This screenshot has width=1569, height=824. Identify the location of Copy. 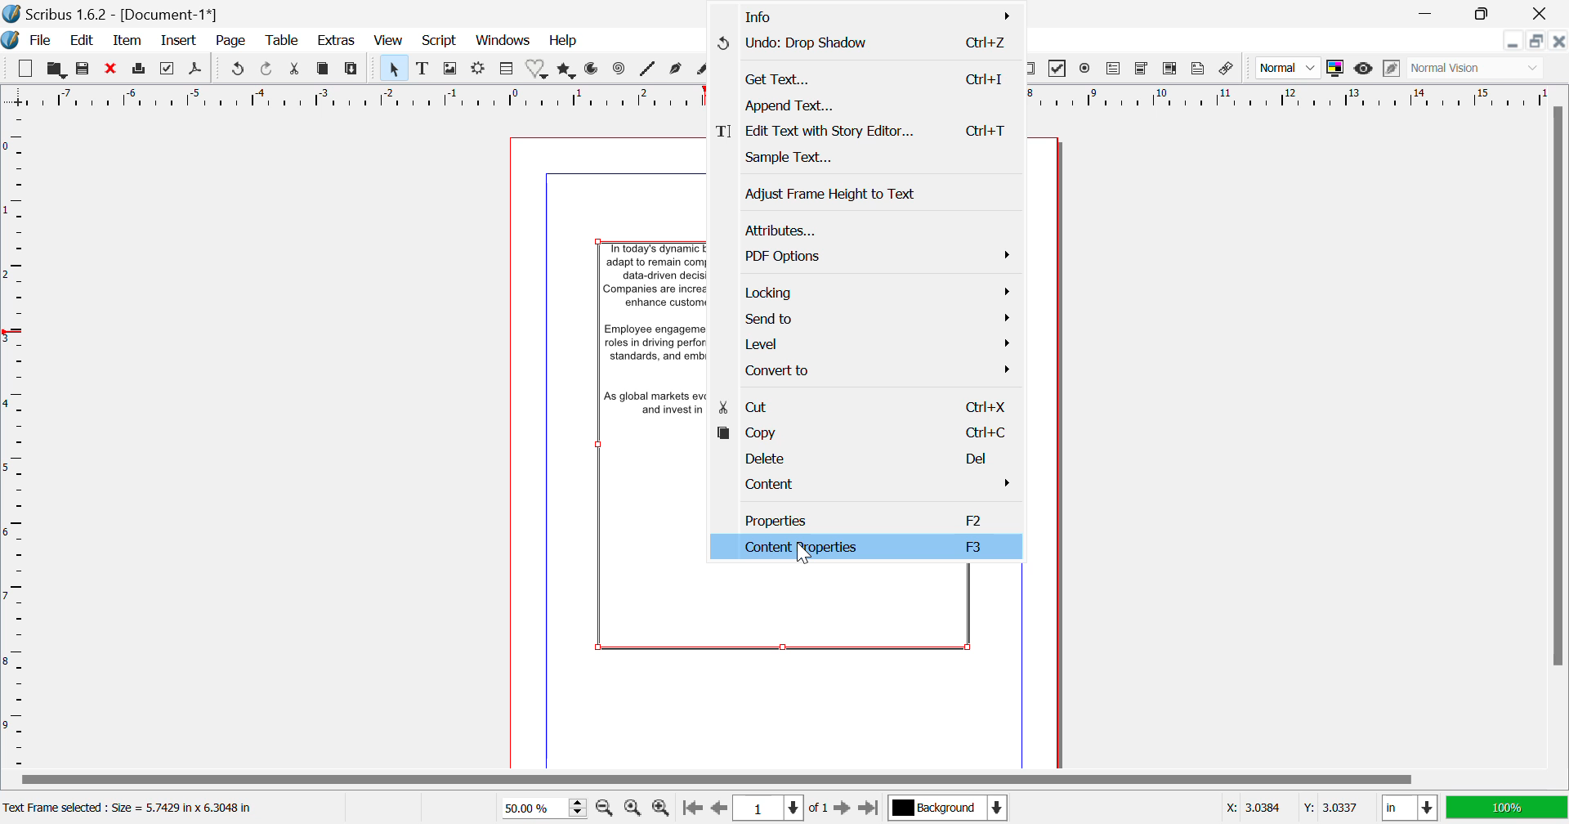
(325, 69).